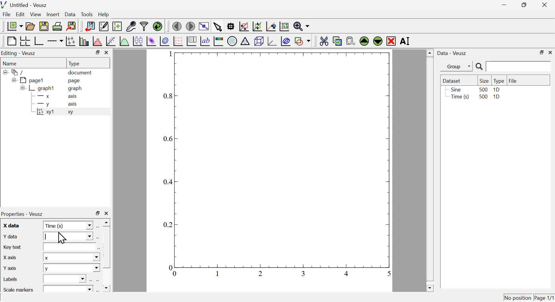  Describe the element at coordinates (364, 41) in the screenshot. I see `move the selected widget up` at that location.